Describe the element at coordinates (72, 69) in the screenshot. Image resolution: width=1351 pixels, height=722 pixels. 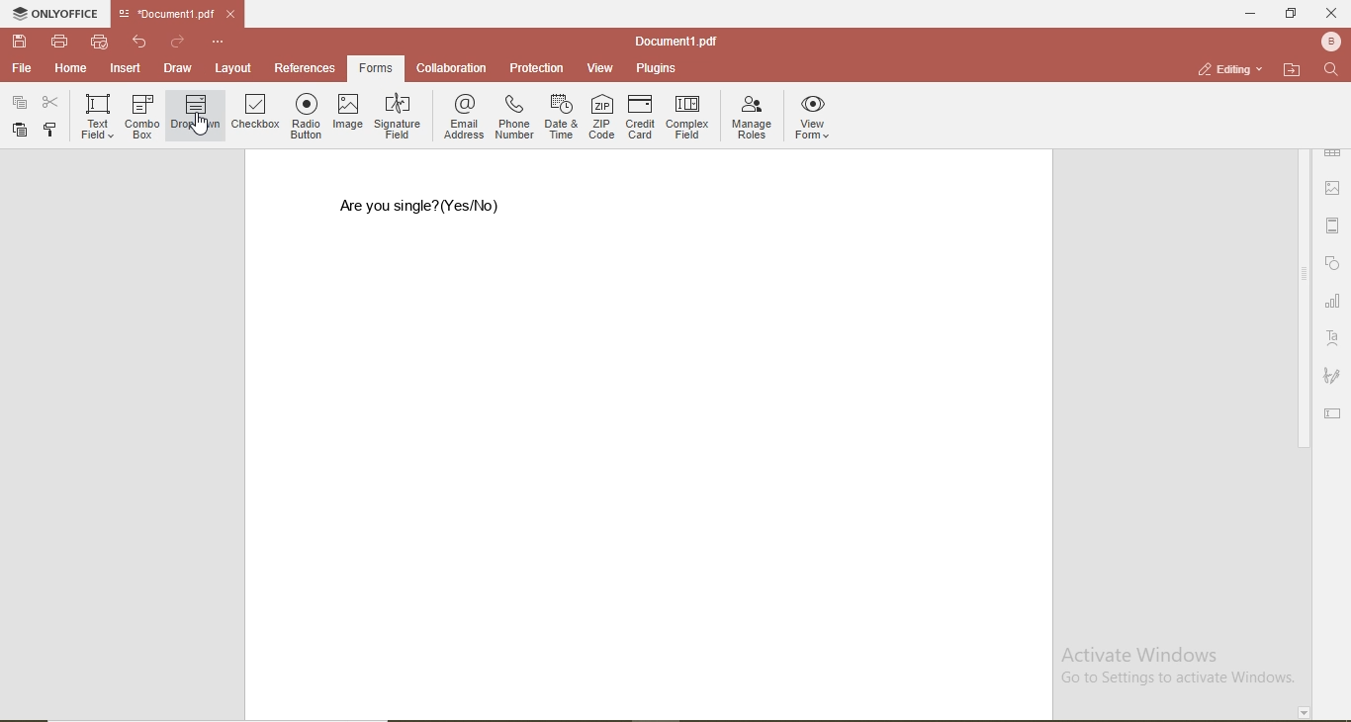
I see `home` at that location.